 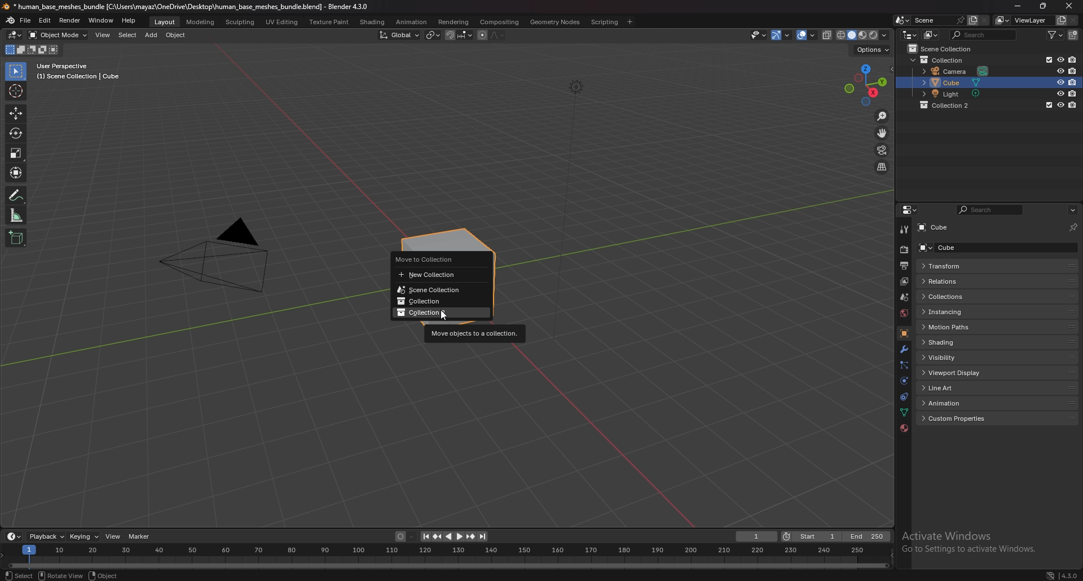 I want to click on add view layer, so click(x=1060, y=20).